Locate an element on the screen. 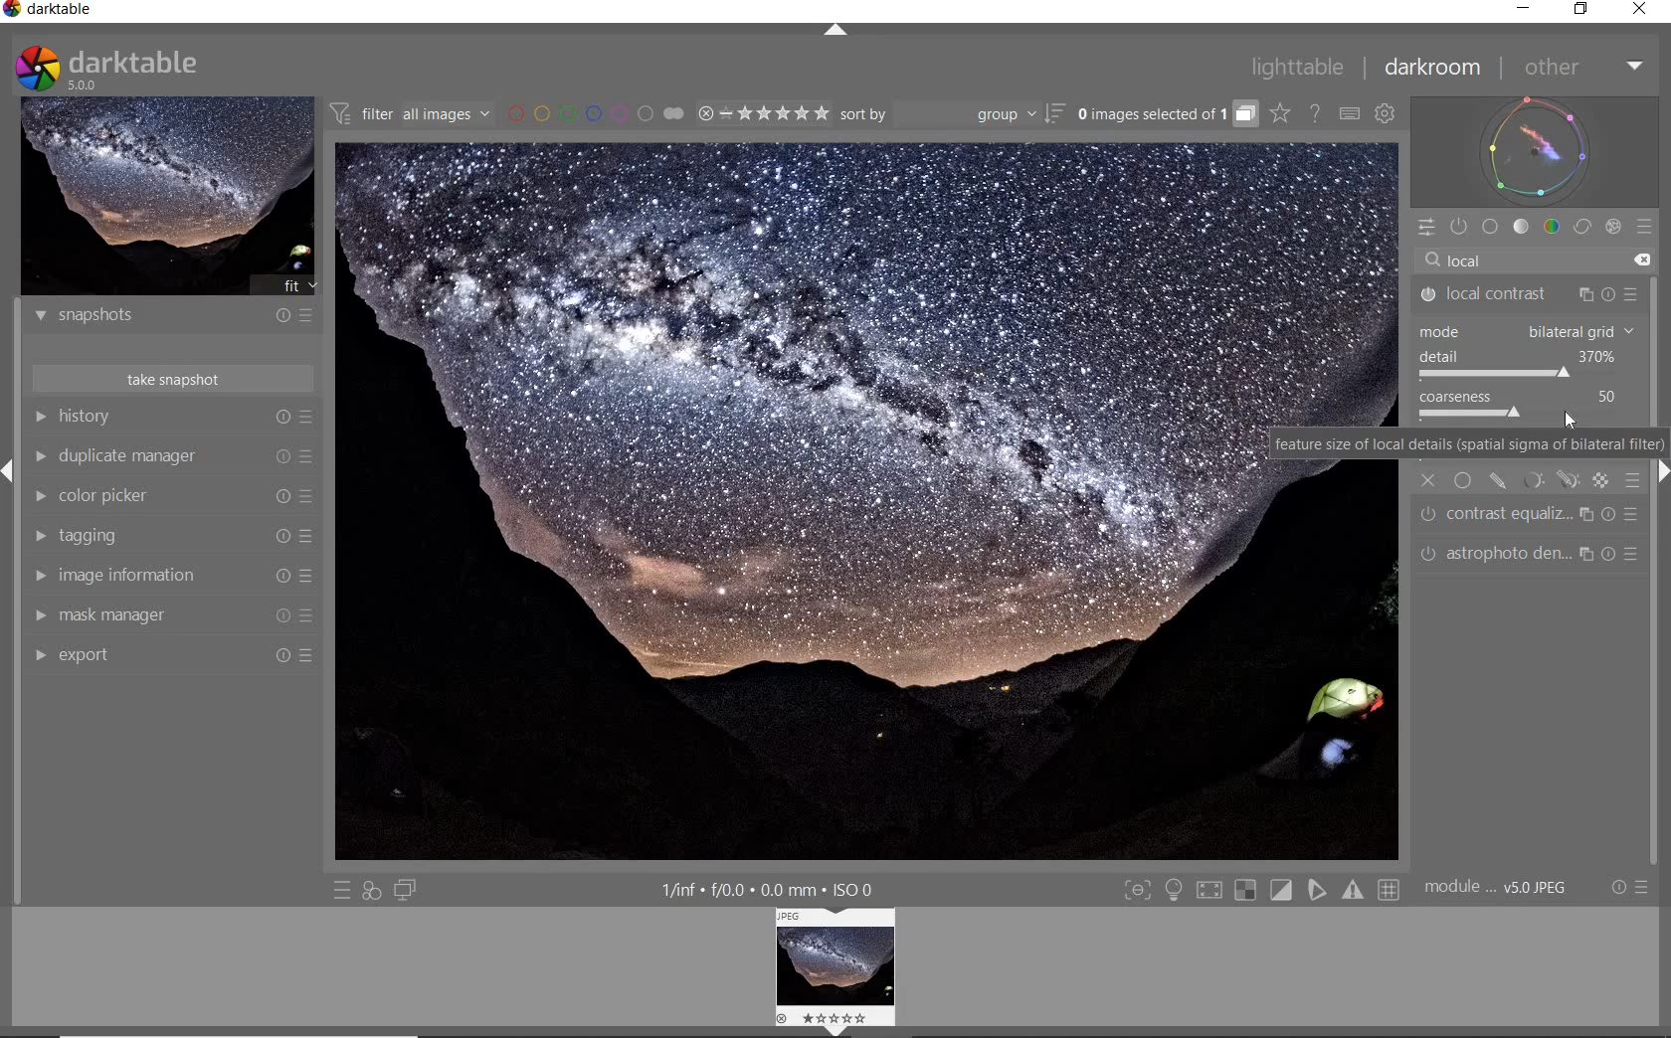  hide right menu • shift +ctrl+r is located at coordinates (1661, 474).